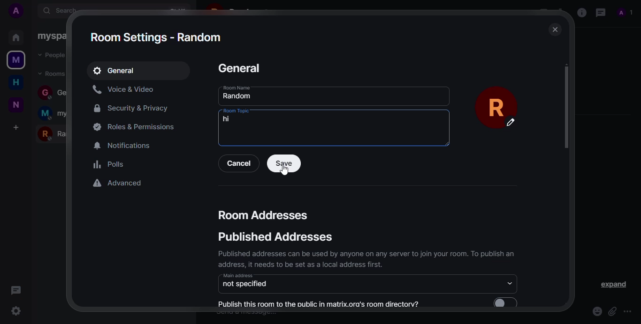 Image resolution: width=641 pixels, height=324 pixels. I want to click on cursor, so click(284, 171).